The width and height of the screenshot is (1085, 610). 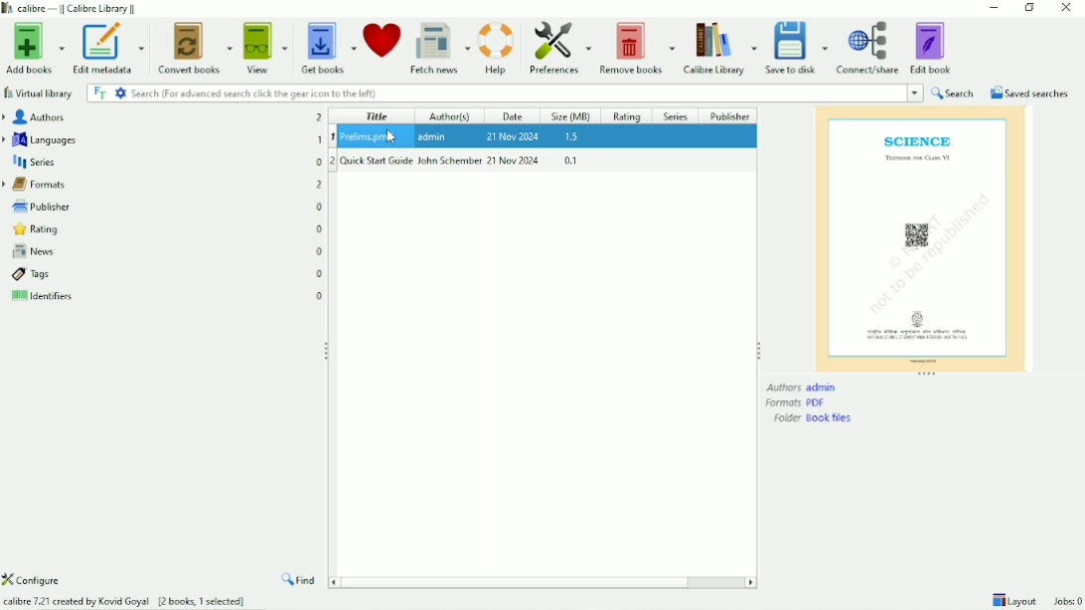 I want to click on 0, so click(x=320, y=251).